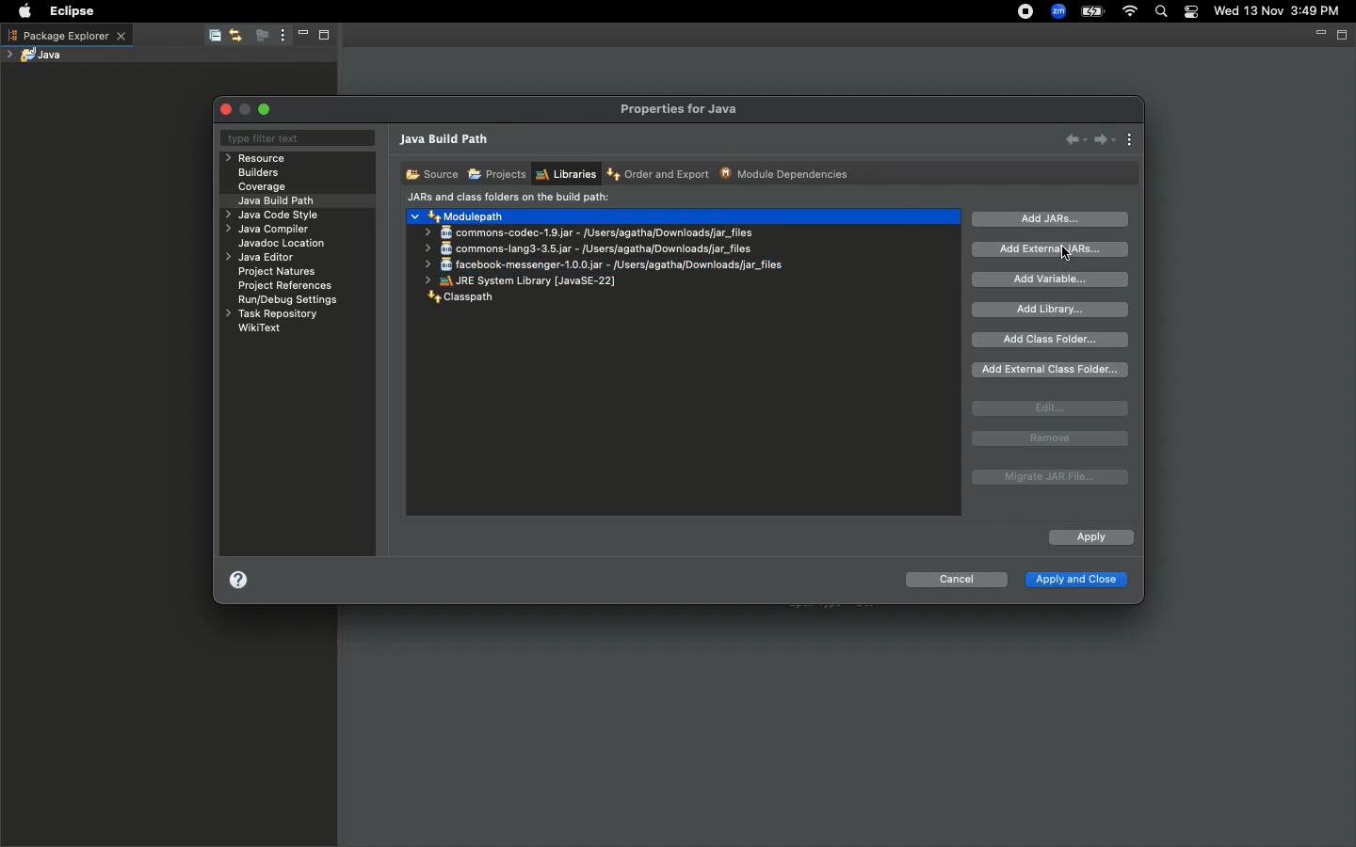  I want to click on Classpath, so click(460, 297).